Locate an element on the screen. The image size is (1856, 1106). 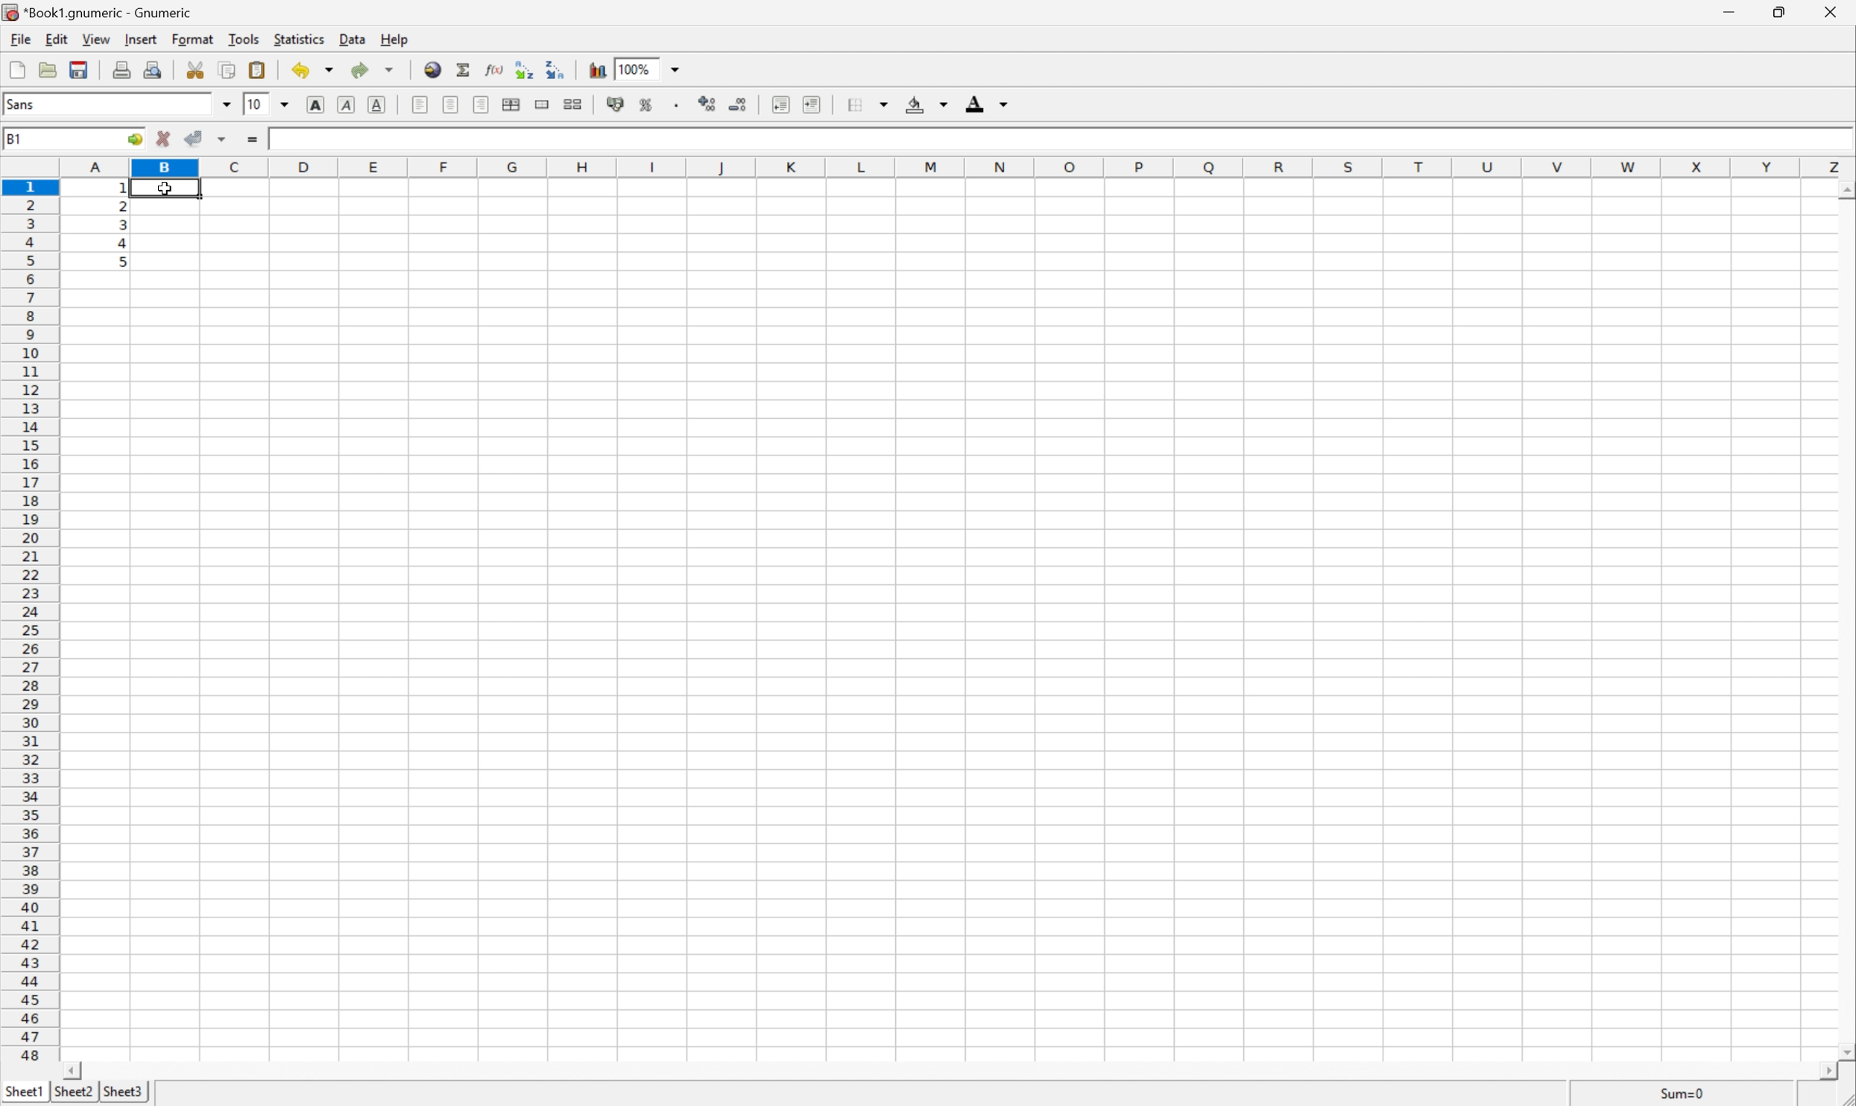
Background is located at coordinates (927, 102).